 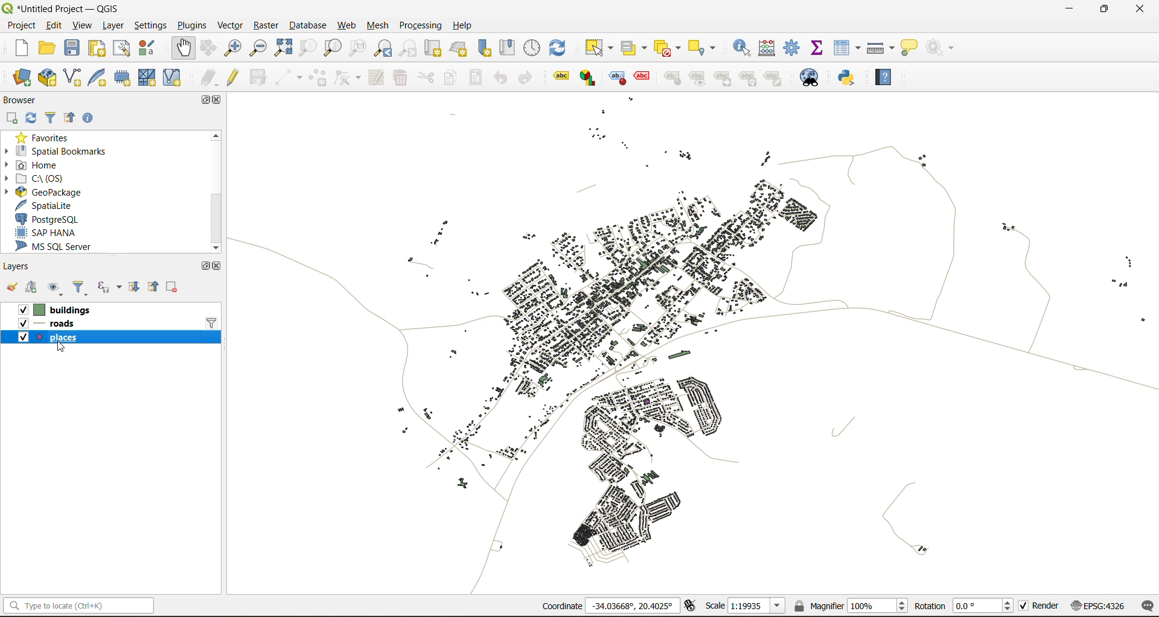 I want to click on help, so click(x=887, y=74).